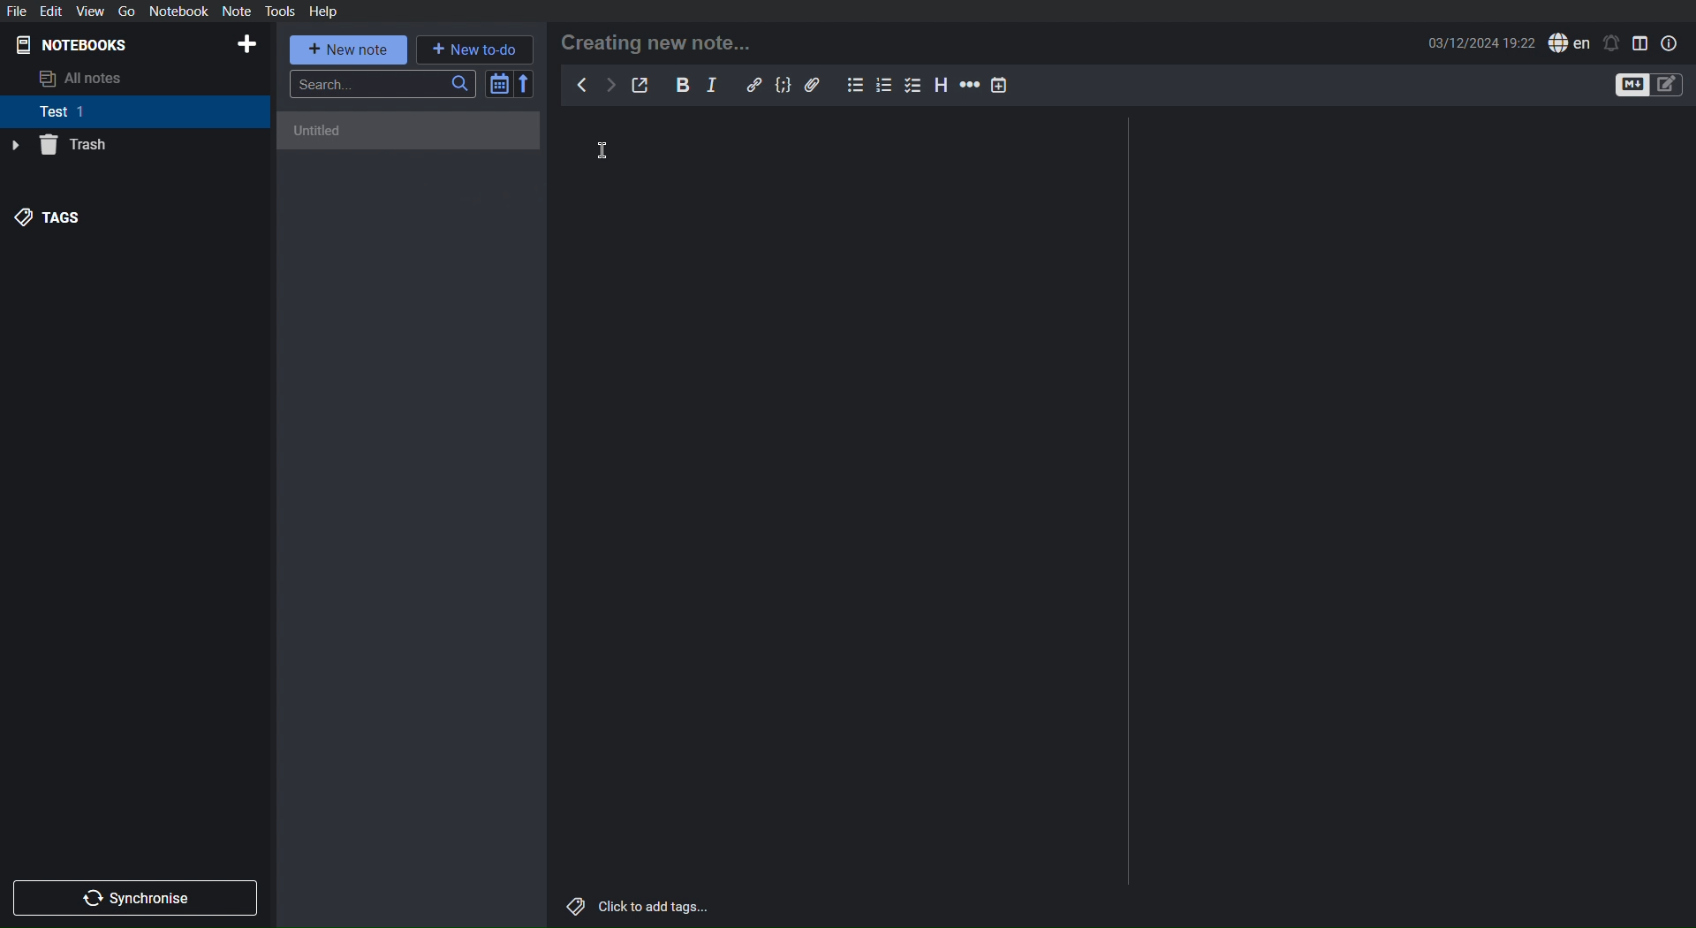 The width and height of the screenshot is (1696, 928). What do you see at coordinates (600, 152) in the screenshot?
I see `Cursor` at bounding box center [600, 152].